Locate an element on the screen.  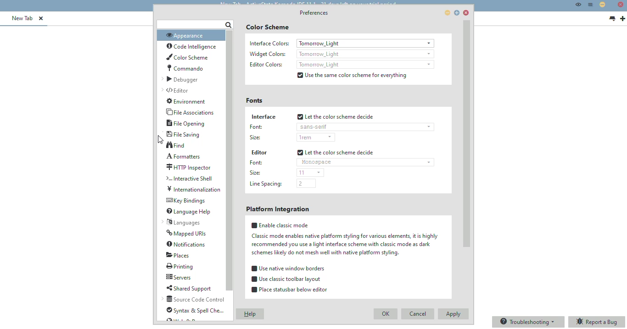
let the color scheme decide is located at coordinates (336, 116).